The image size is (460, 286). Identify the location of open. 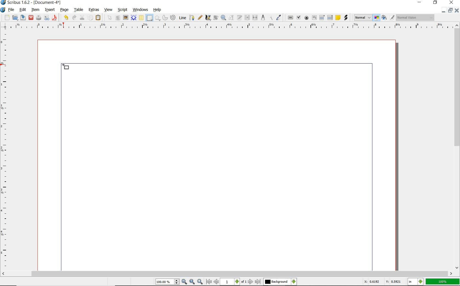
(15, 18).